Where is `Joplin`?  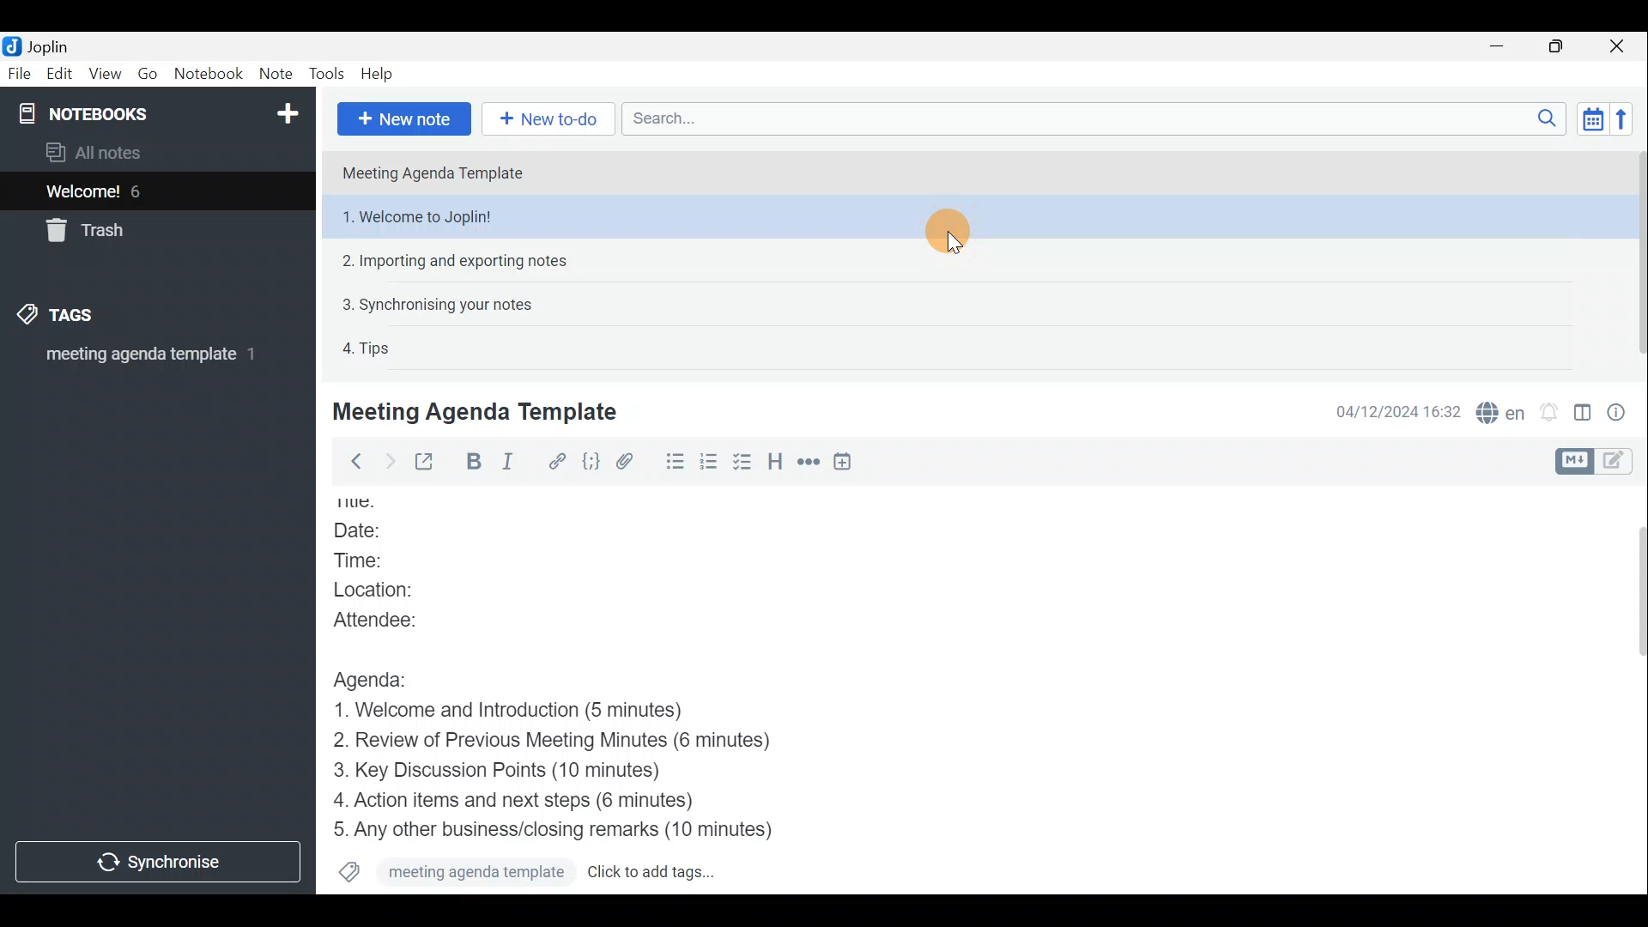 Joplin is located at coordinates (47, 45).